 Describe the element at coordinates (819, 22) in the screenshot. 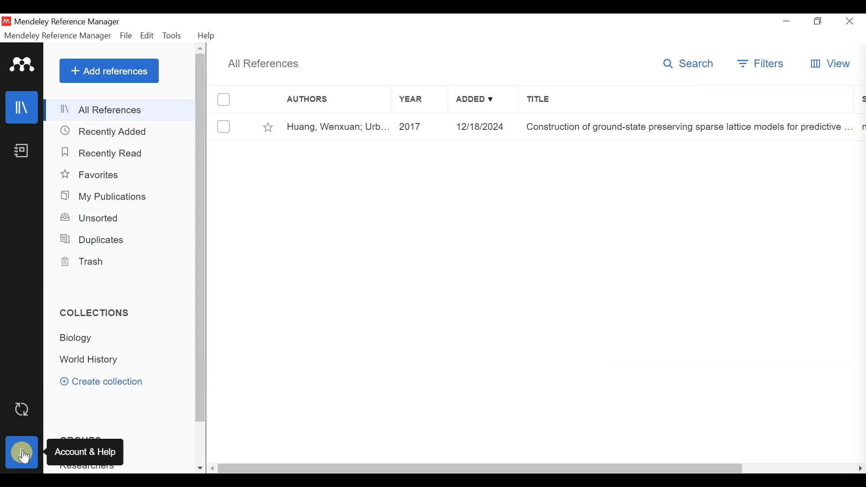

I see `Maximize` at that location.